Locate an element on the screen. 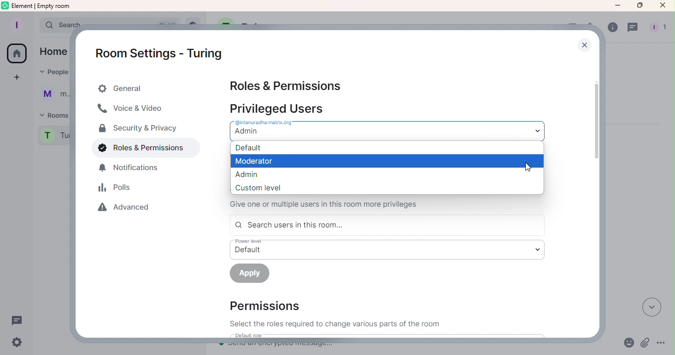  Polls is located at coordinates (117, 189).